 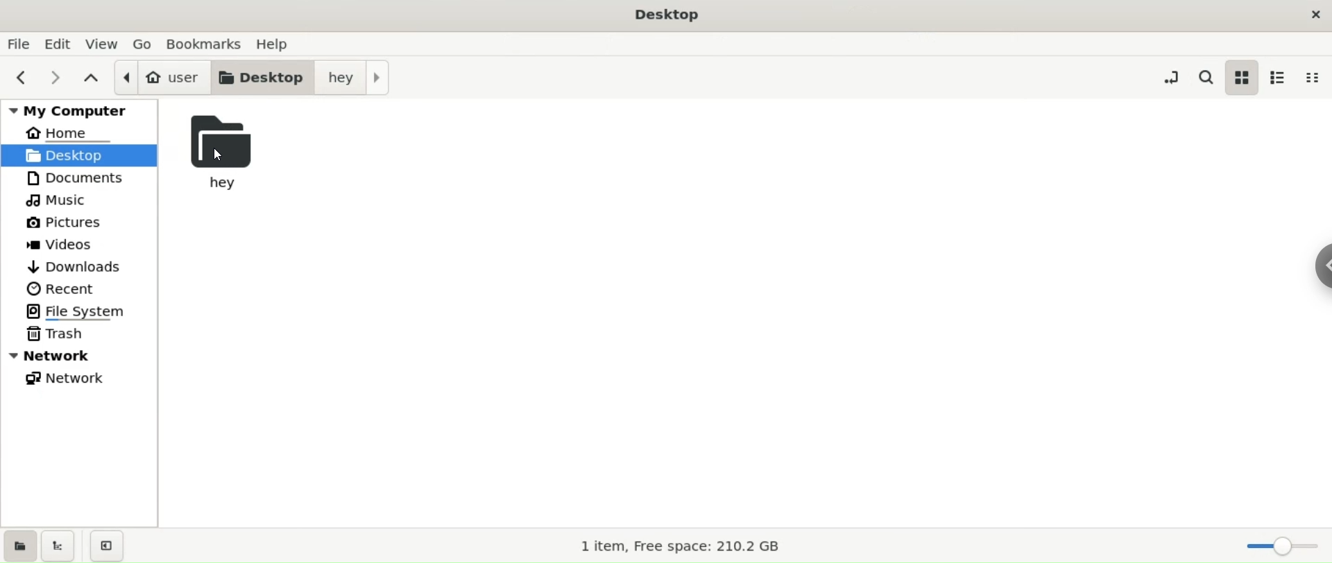 I want to click on cursor, so click(x=218, y=154).